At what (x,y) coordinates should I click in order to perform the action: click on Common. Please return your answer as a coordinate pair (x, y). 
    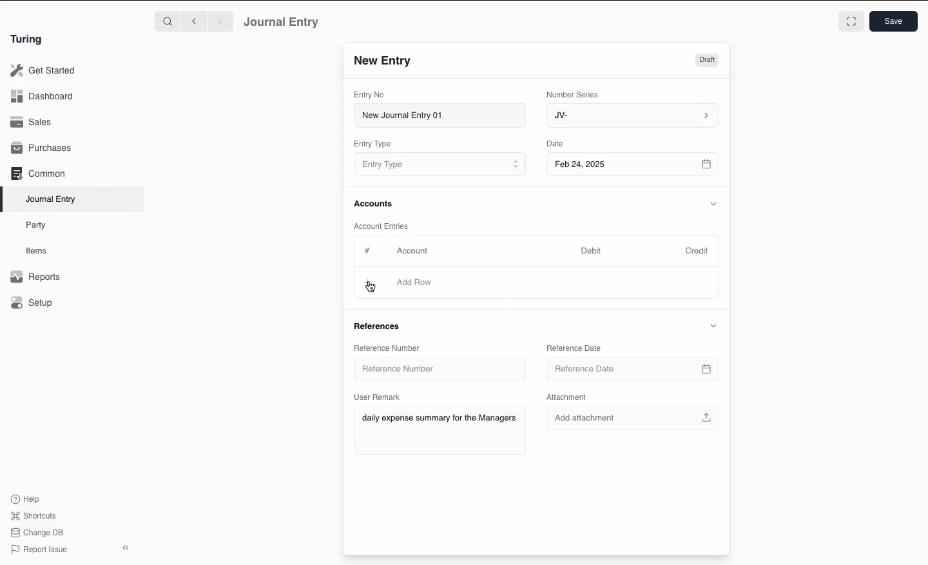
    Looking at the image, I should click on (39, 173).